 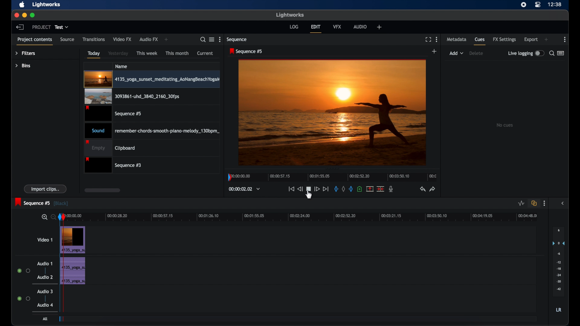 I want to click on video clip, so click(x=112, y=114).